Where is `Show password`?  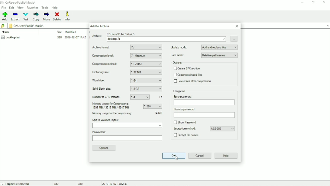
Show password is located at coordinates (186, 122).